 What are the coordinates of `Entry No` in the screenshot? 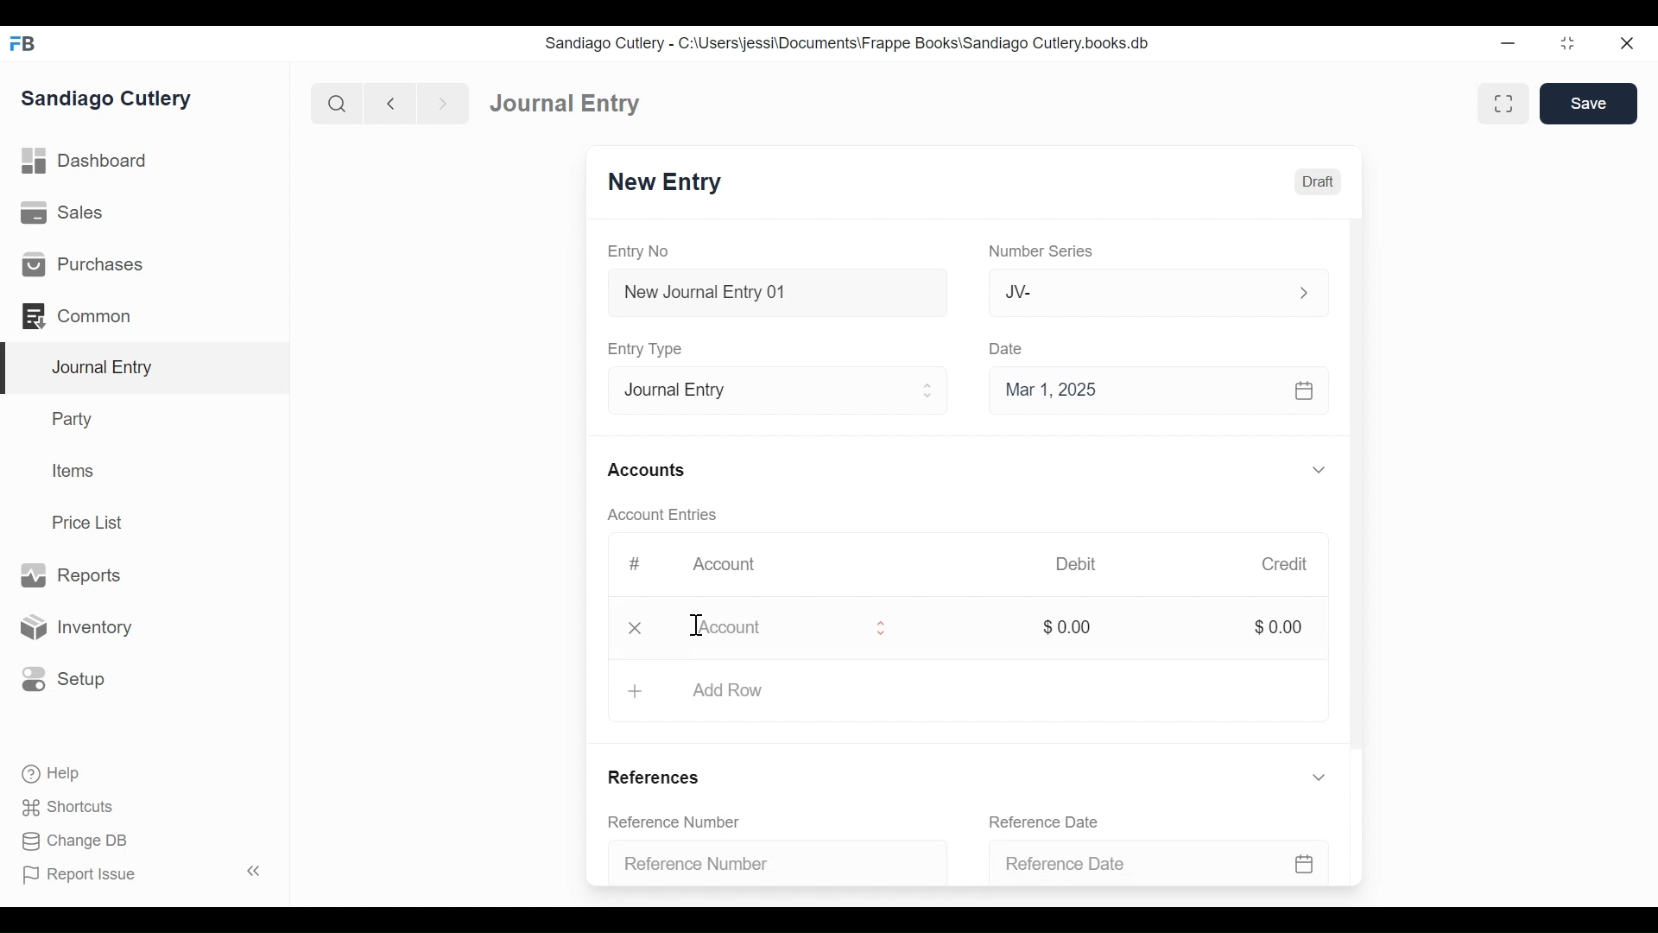 It's located at (645, 251).